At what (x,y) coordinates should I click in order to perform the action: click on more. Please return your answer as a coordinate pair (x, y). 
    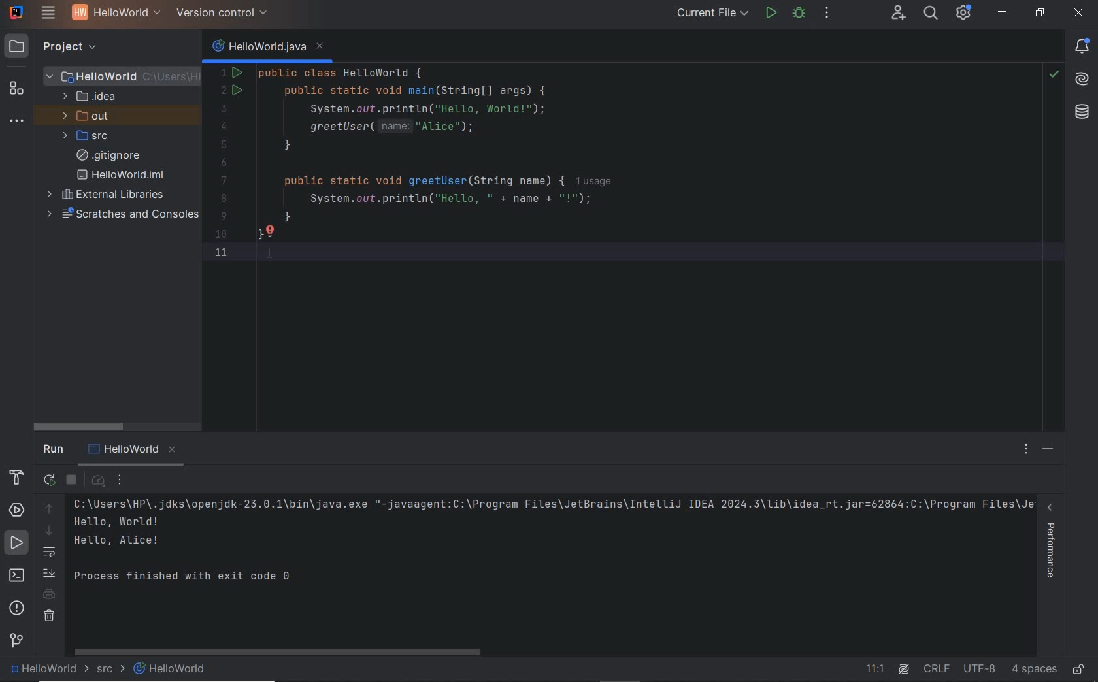
    Looking at the image, I should click on (125, 480).